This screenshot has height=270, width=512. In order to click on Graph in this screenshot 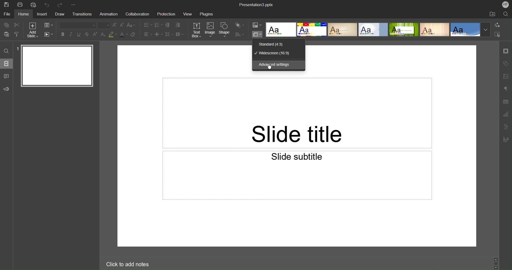, I will do `click(506, 114)`.